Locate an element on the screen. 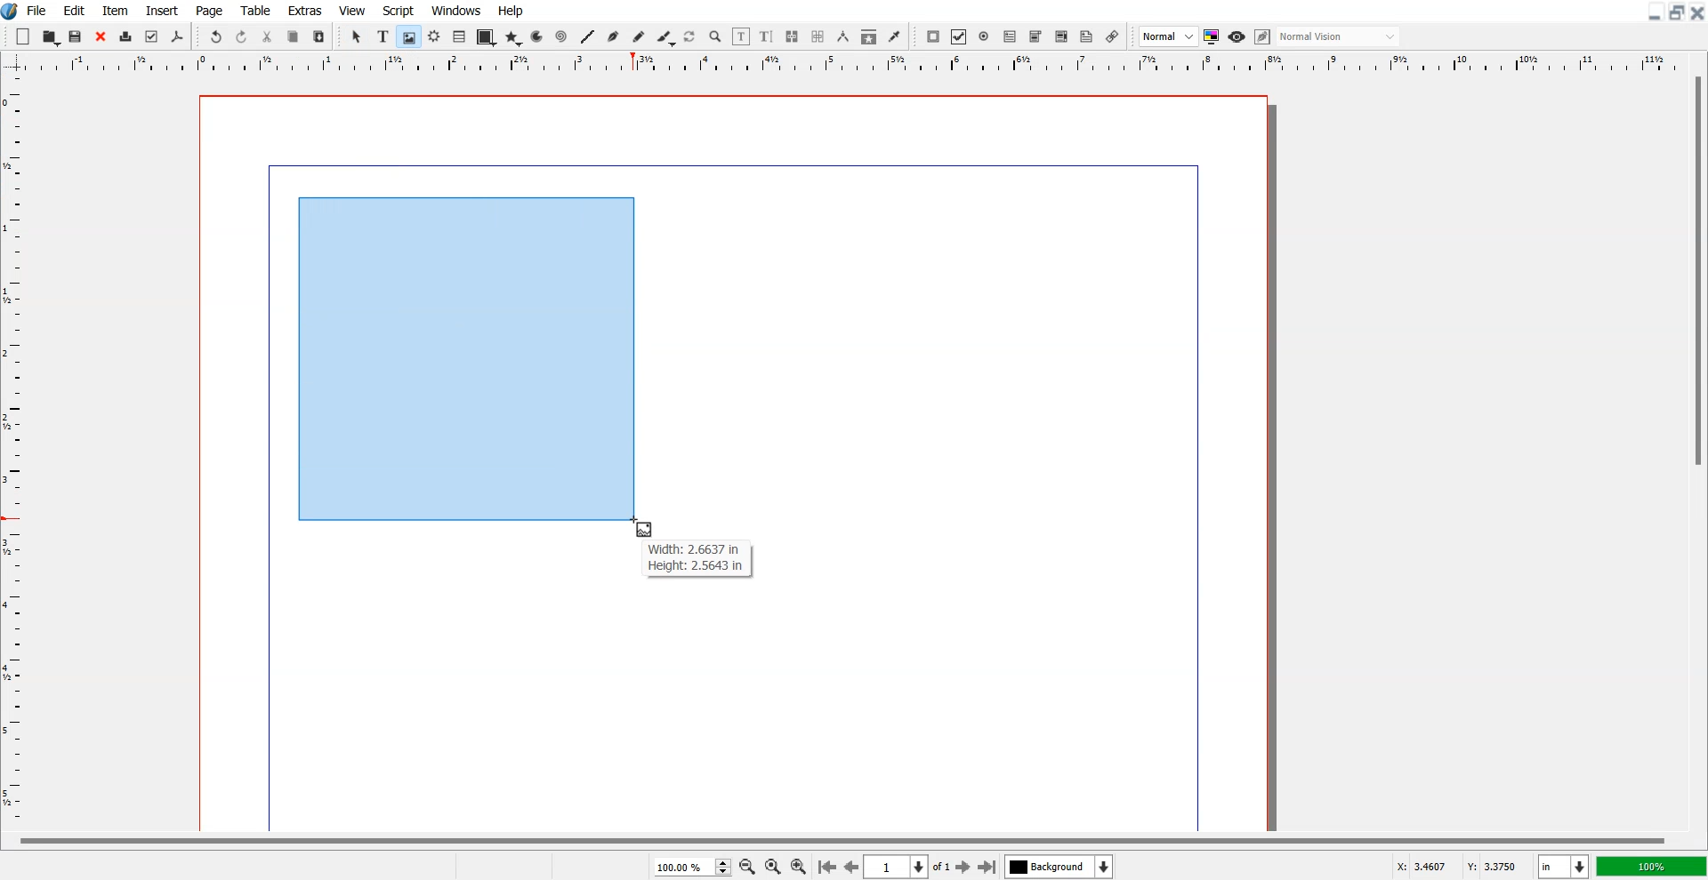  Close is located at coordinates (1697, 12).